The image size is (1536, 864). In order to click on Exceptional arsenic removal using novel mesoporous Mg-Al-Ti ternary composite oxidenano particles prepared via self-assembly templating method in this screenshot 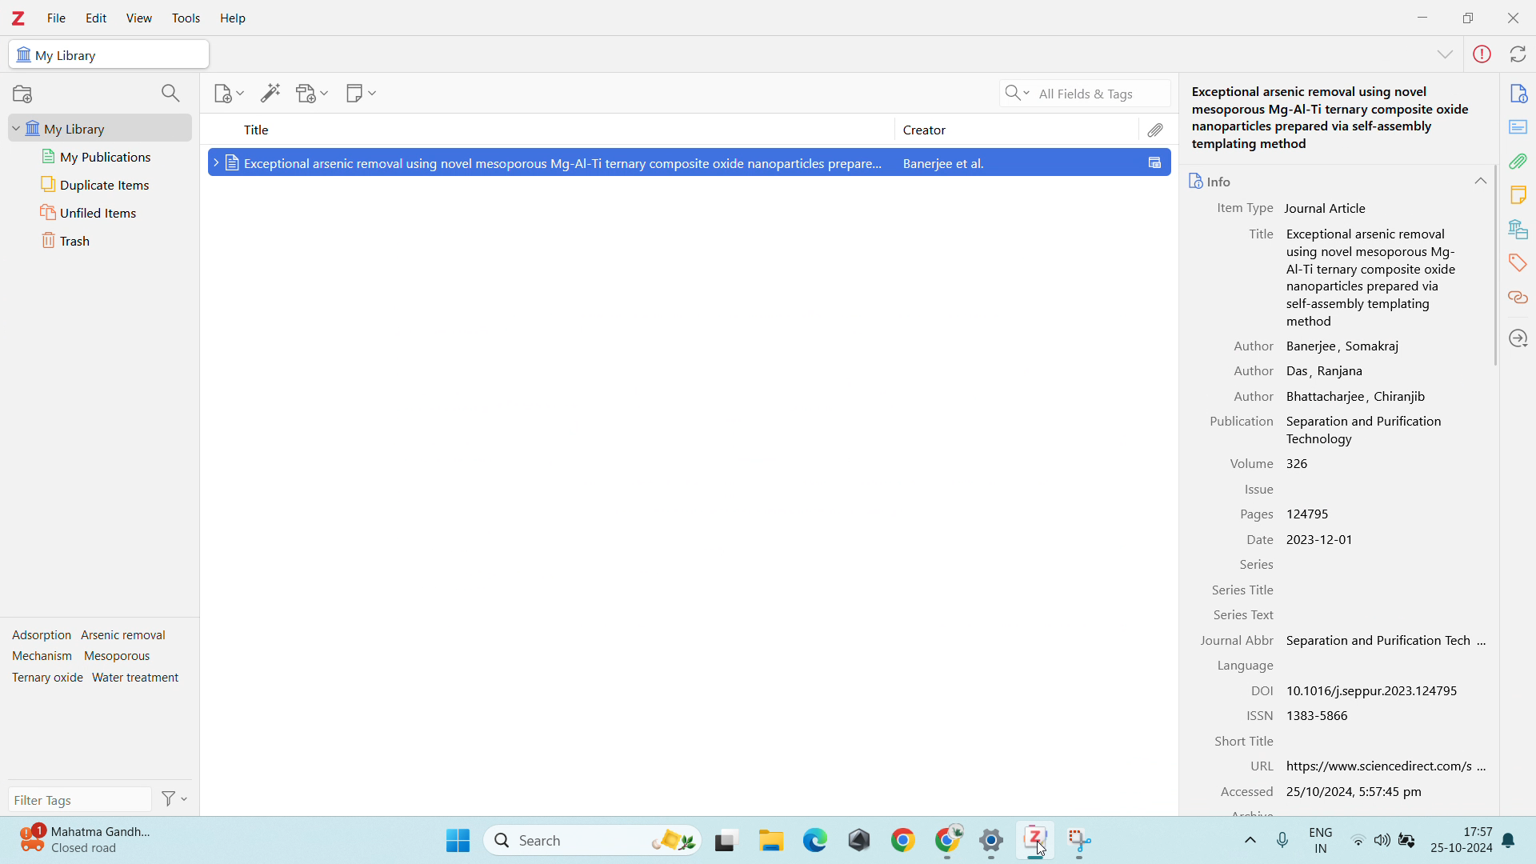, I will do `click(1330, 119)`.